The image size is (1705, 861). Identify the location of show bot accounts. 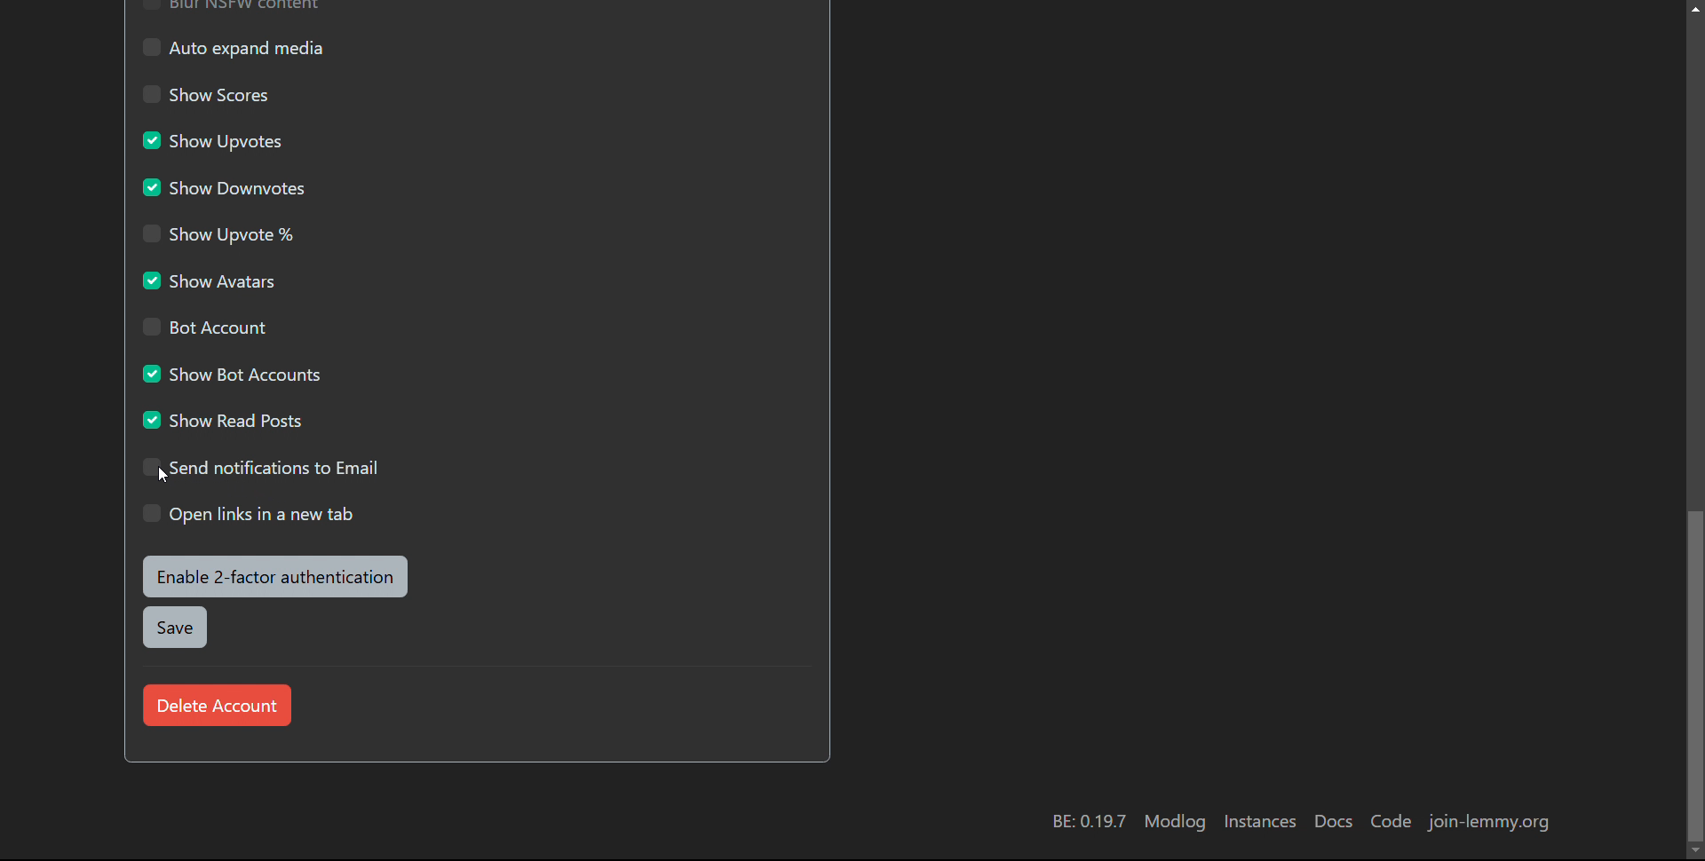
(229, 373).